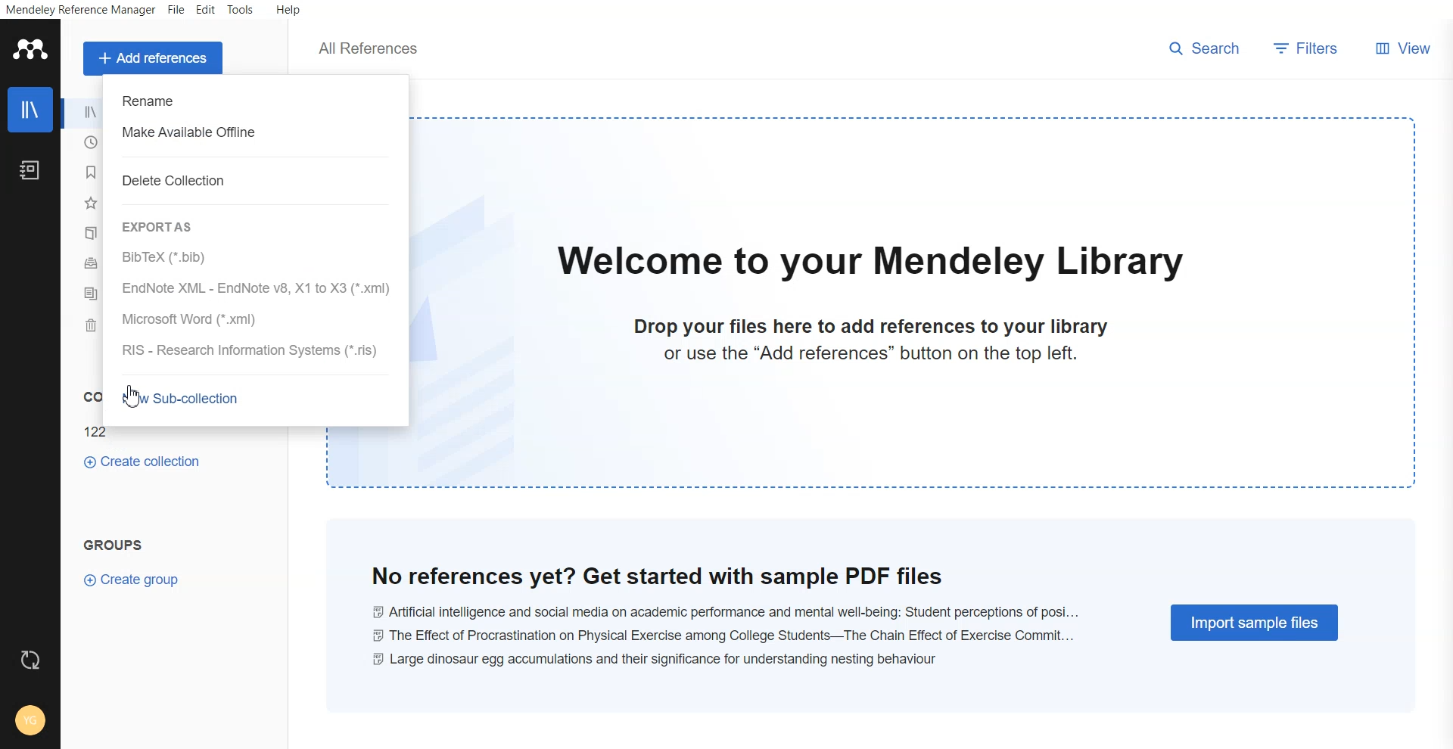 The image size is (1453, 749). What do you see at coordinates (726, 608) in the screenshot?
I see `Ai and social media on academic performance and mental well-being: student perceptions of posi...` at bounding box center [726, 608].